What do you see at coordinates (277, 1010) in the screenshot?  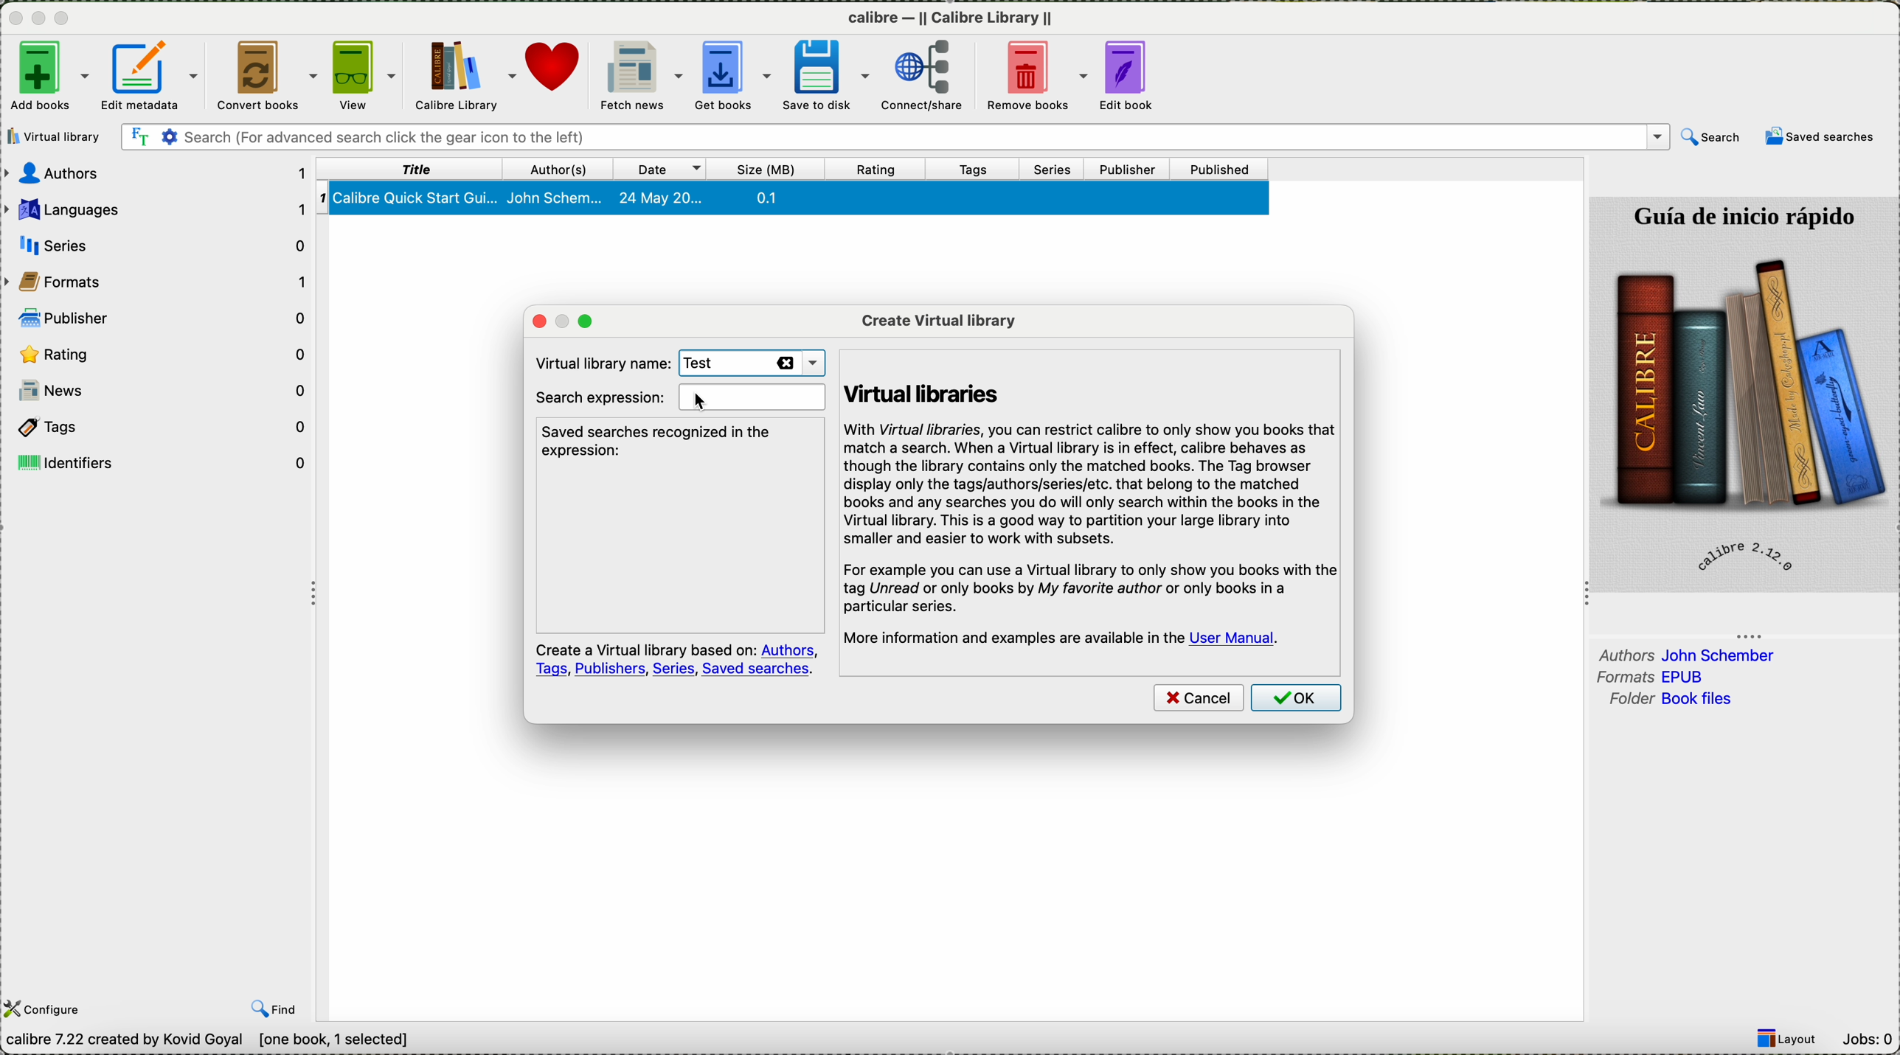 I see `find` at bounding box center [277, 1010].